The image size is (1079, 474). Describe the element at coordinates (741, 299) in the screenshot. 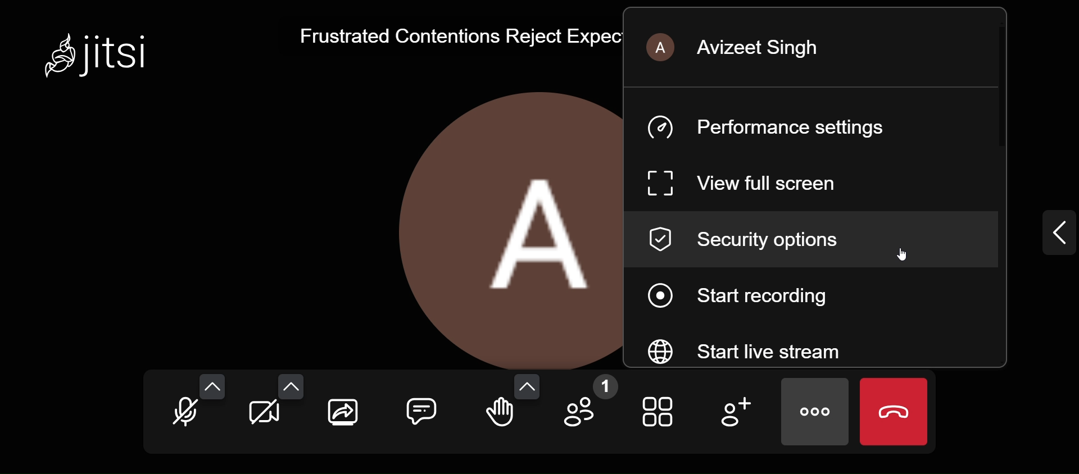

I see `start recording` at that location.